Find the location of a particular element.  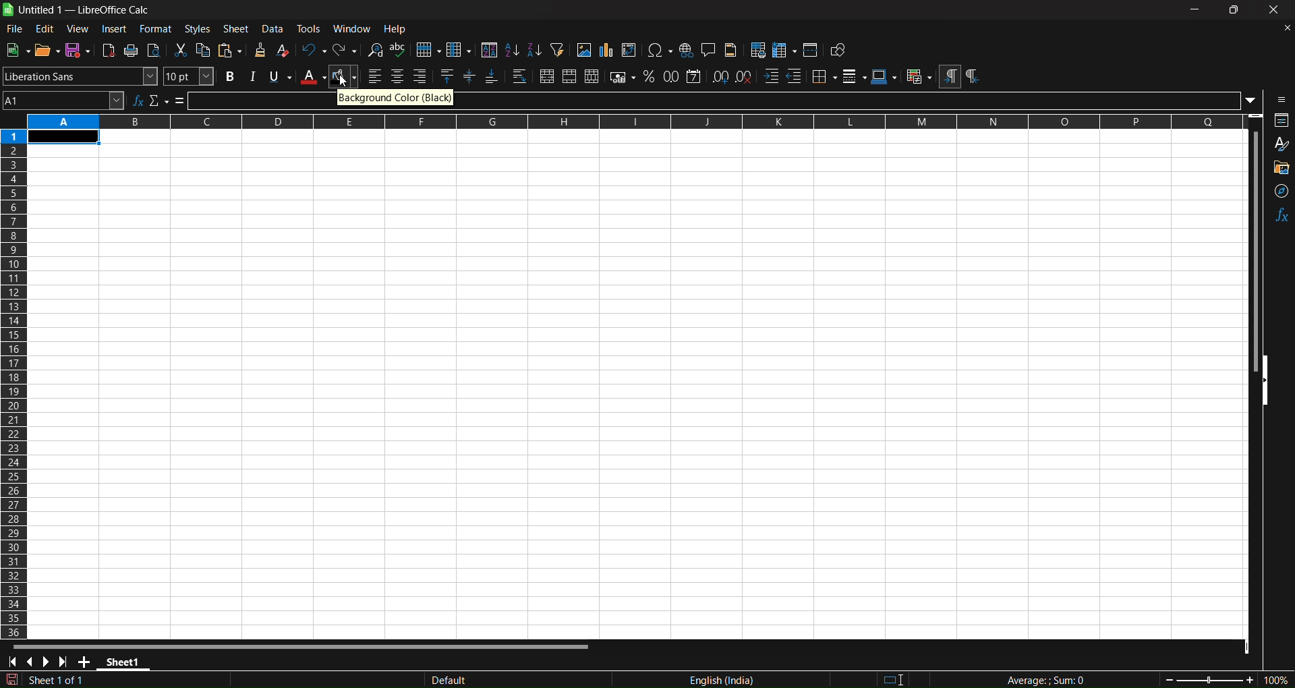

cut is located at coordinates (180, 51).